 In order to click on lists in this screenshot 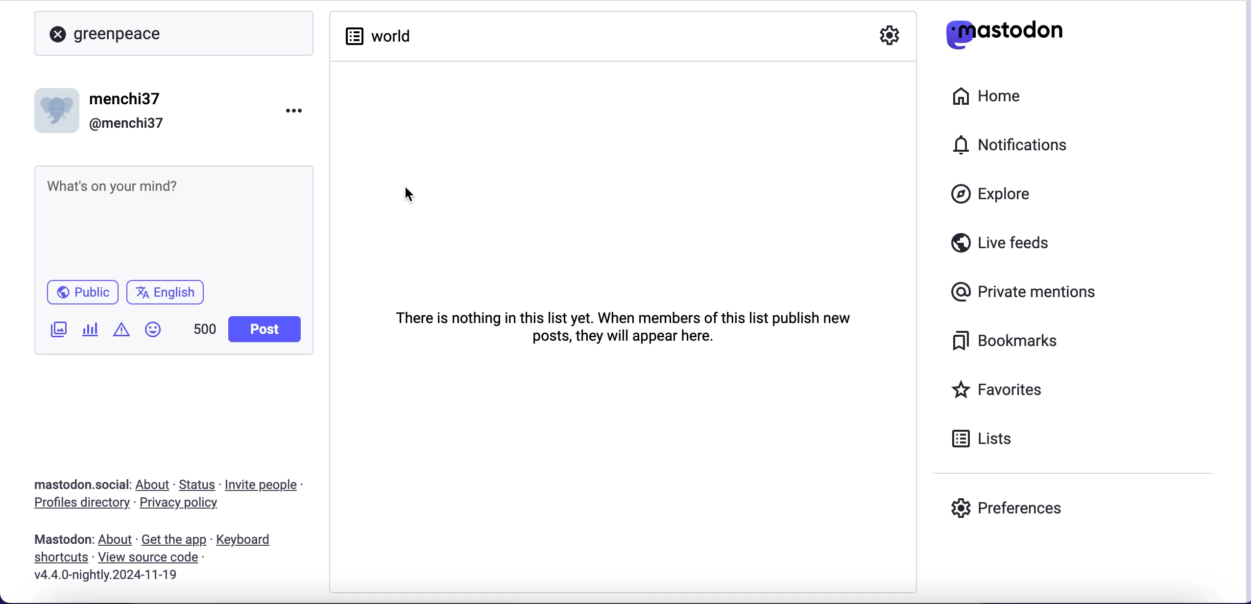, I will do `click(377, 35)`.